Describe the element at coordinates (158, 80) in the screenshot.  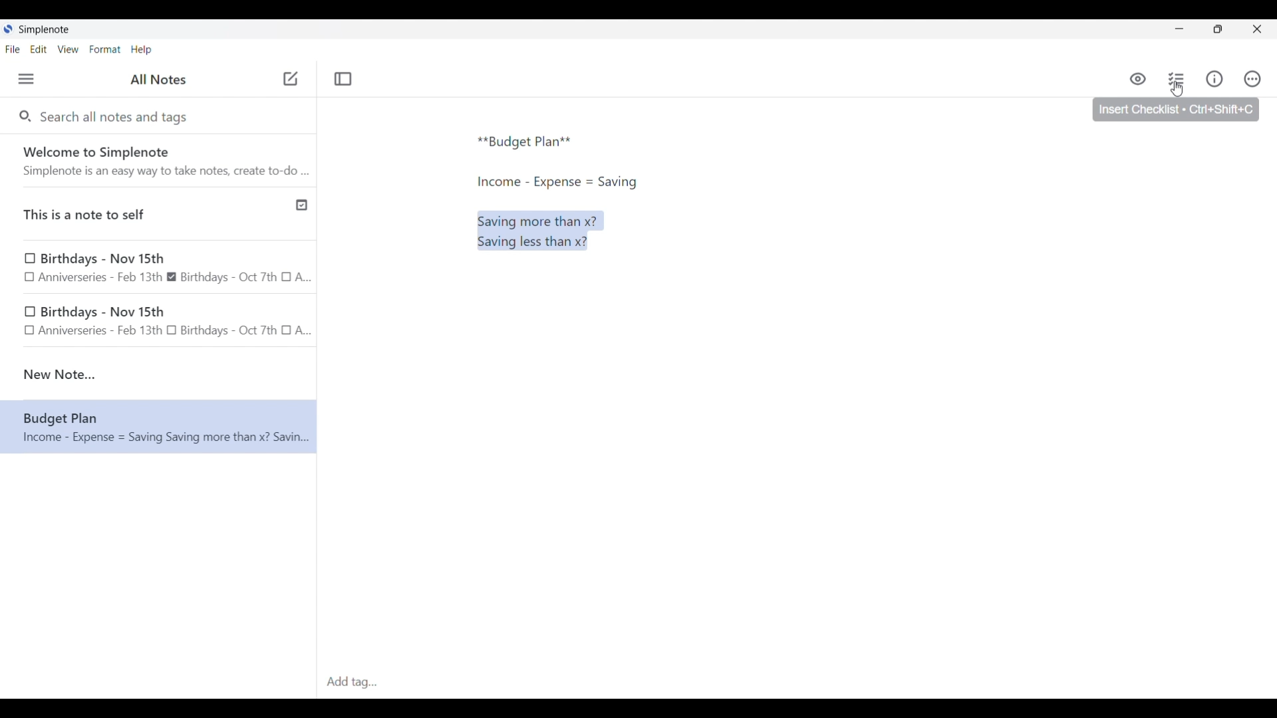
I see `Title of left side panel` at that location.